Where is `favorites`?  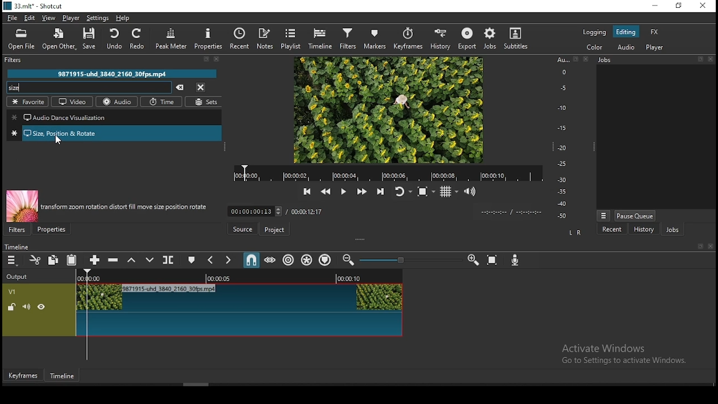 favorites is located at coordinates (26, 103).